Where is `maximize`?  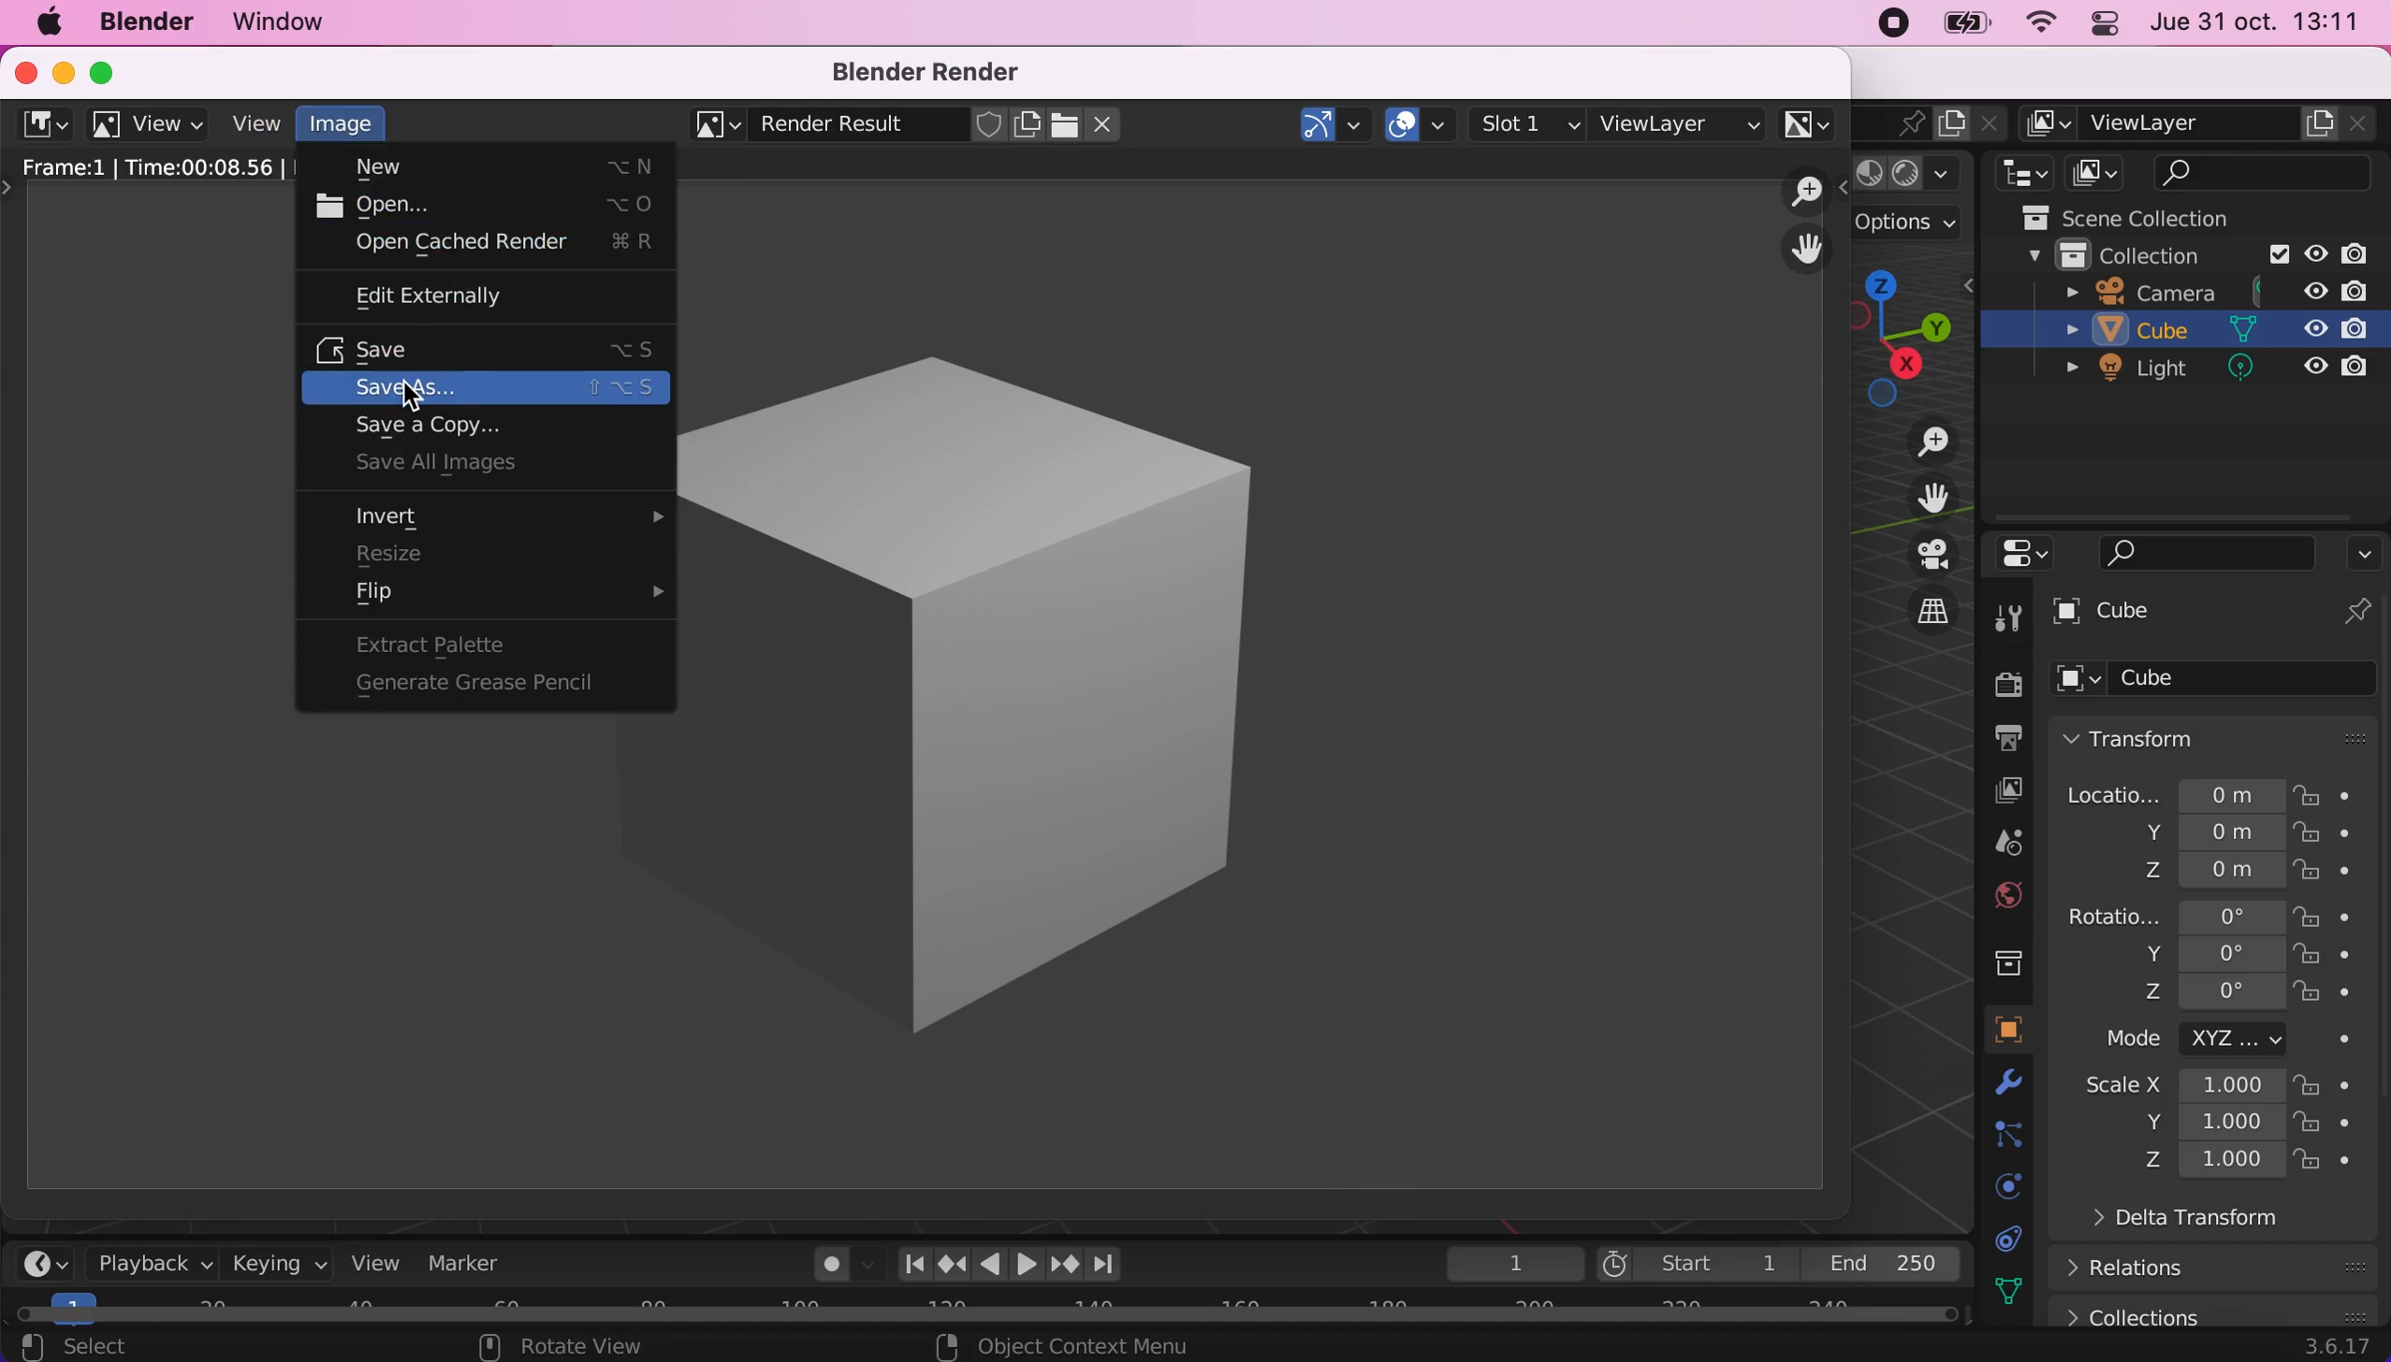
maximize is located at coordinates (108, 69).